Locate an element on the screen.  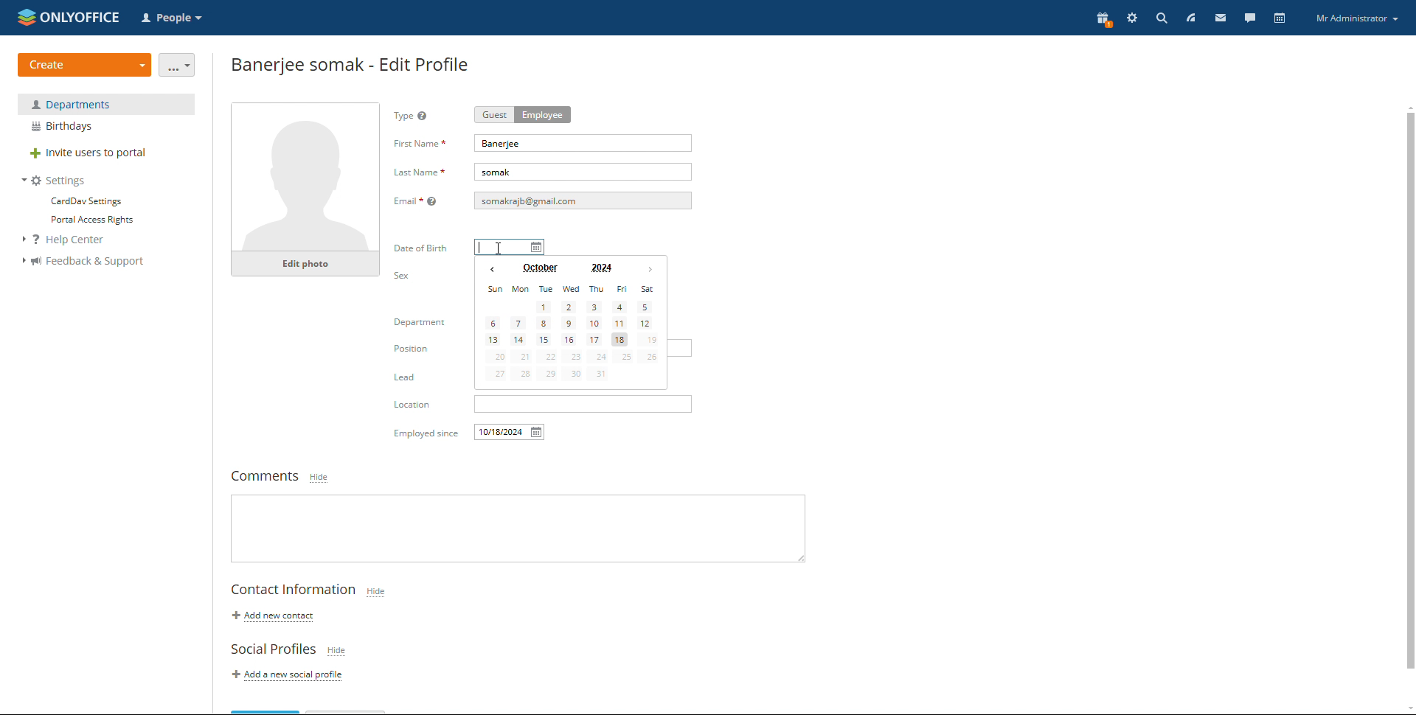
scroll up is located at coordinates (1407, 106).